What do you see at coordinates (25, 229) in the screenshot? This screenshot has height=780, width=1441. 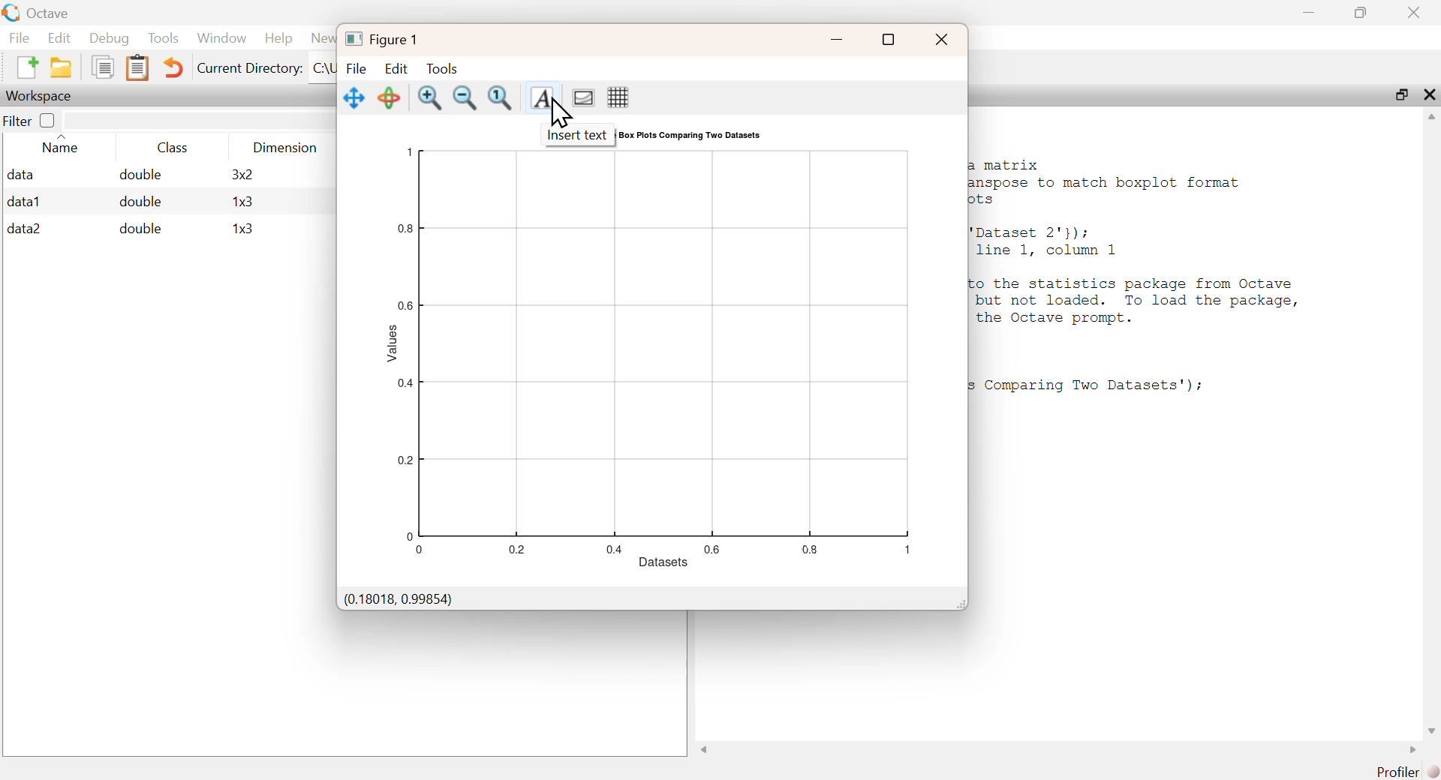 I see `data2` at bounding box center [25, 229].